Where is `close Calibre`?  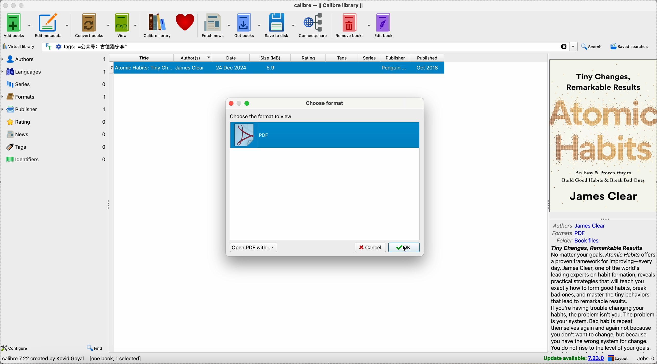 close Calibre is located at coordinates (4, 5).